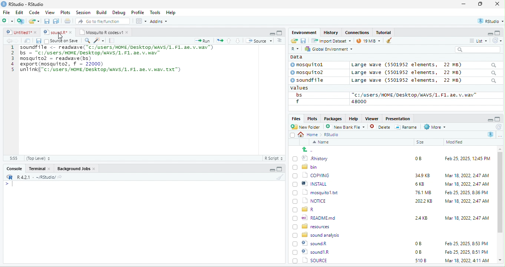  I want to click on refresh, so click(496, 40).